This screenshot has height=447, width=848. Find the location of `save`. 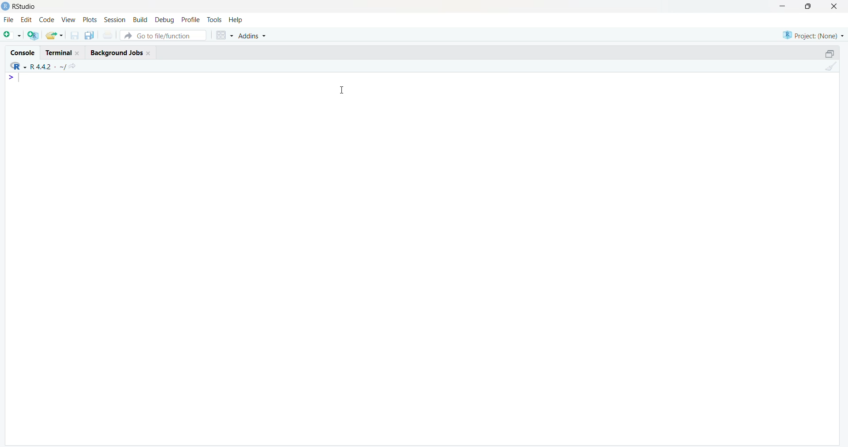

save is located at coordinates (76, 35).